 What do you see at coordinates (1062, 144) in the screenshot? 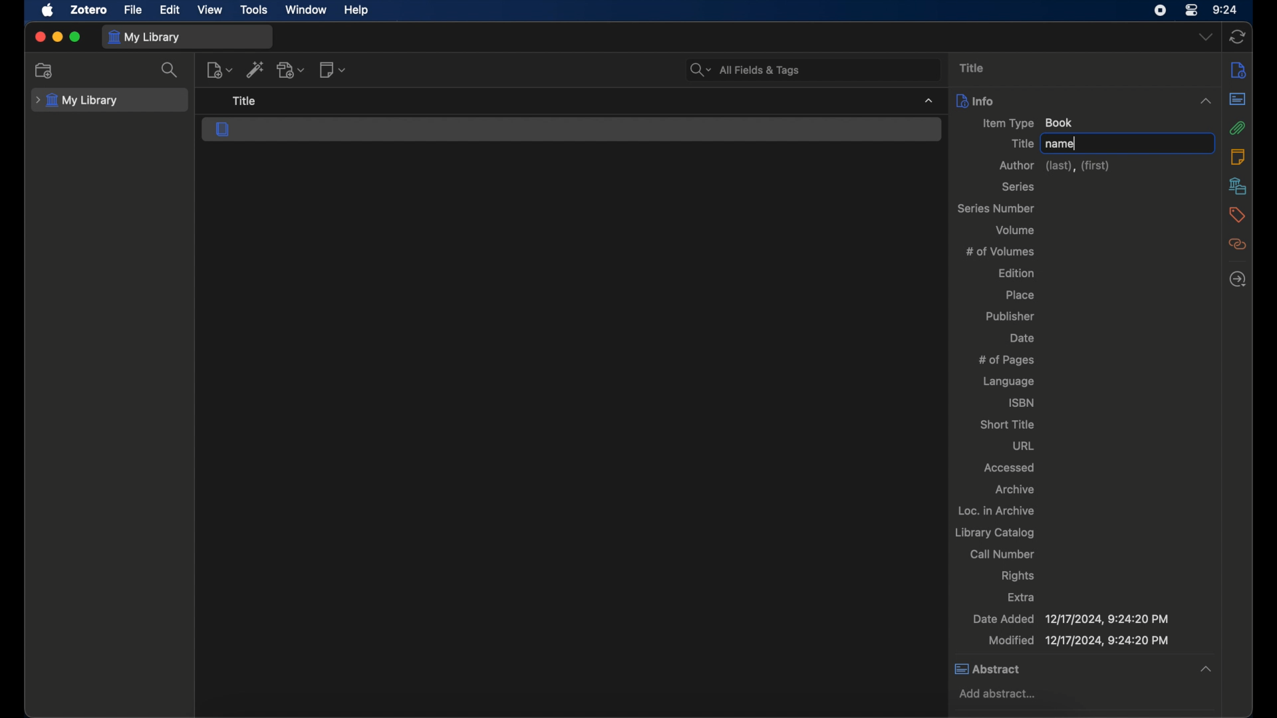
I see `name` at bounding box center [1062, 144].